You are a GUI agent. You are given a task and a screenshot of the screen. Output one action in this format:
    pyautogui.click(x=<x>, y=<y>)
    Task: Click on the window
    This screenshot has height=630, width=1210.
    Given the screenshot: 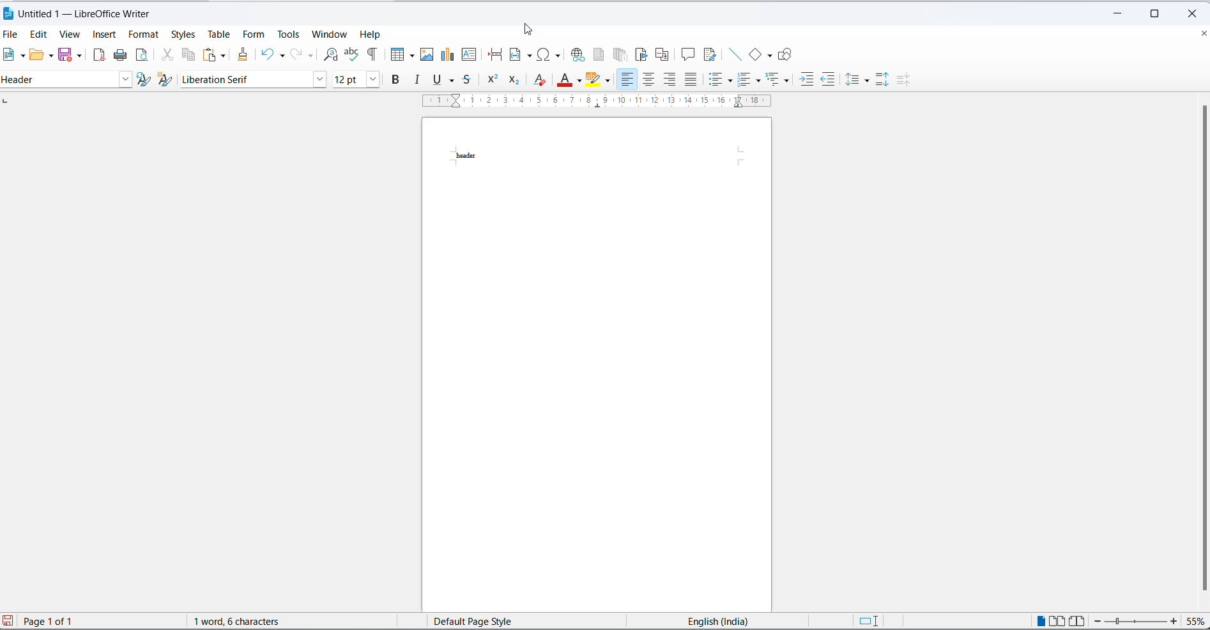 What is the action you would take?
    pyautogui.click(x=332, y=35)
    